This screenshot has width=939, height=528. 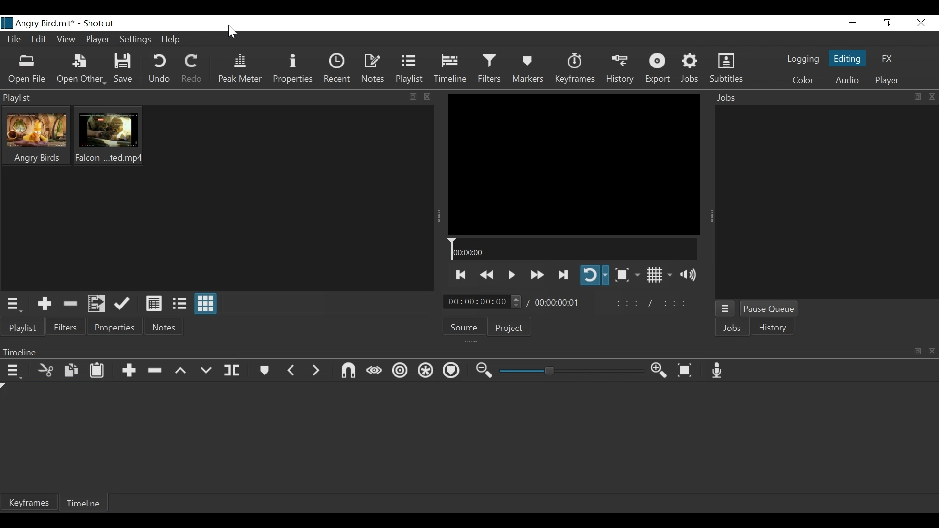 What do you see at coordinates (99, 23) in the screenshot?
I see `Shotcut` at bounding box center [99, 23].